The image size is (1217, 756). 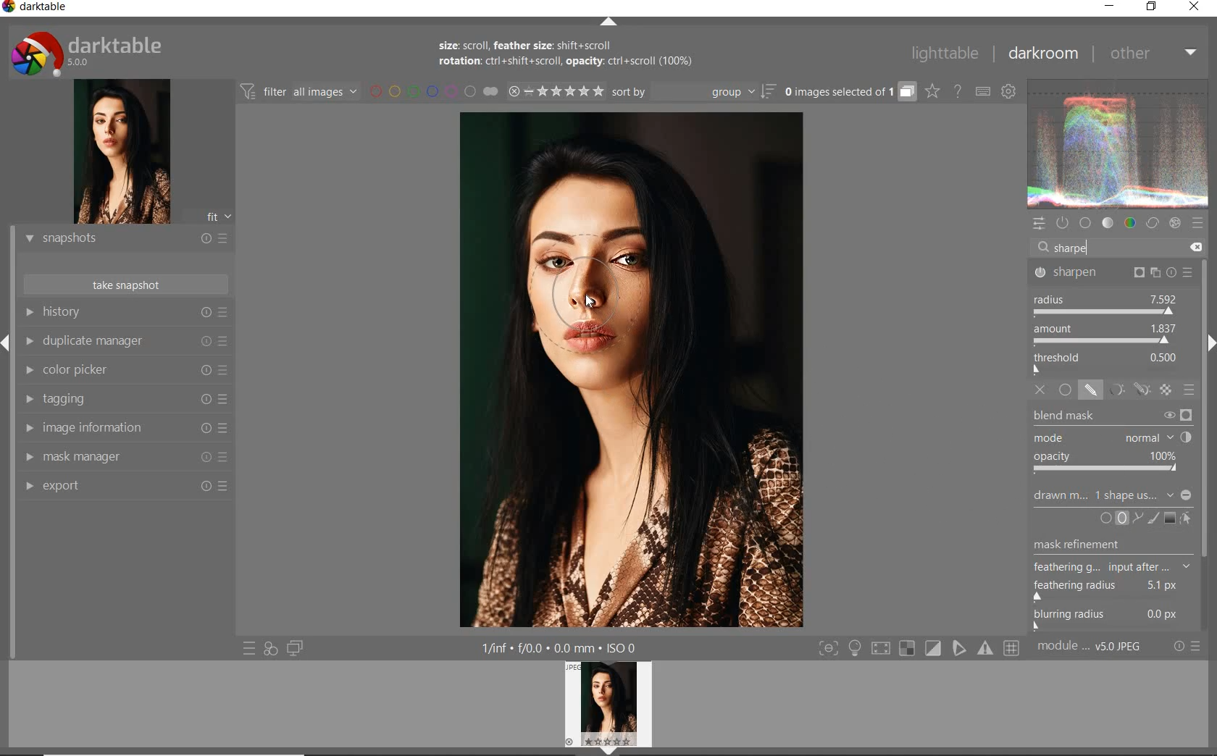 What do you see at coordinates (563, 649) in the screenshot?
I see `other display information` at bounding box center [563, 649].